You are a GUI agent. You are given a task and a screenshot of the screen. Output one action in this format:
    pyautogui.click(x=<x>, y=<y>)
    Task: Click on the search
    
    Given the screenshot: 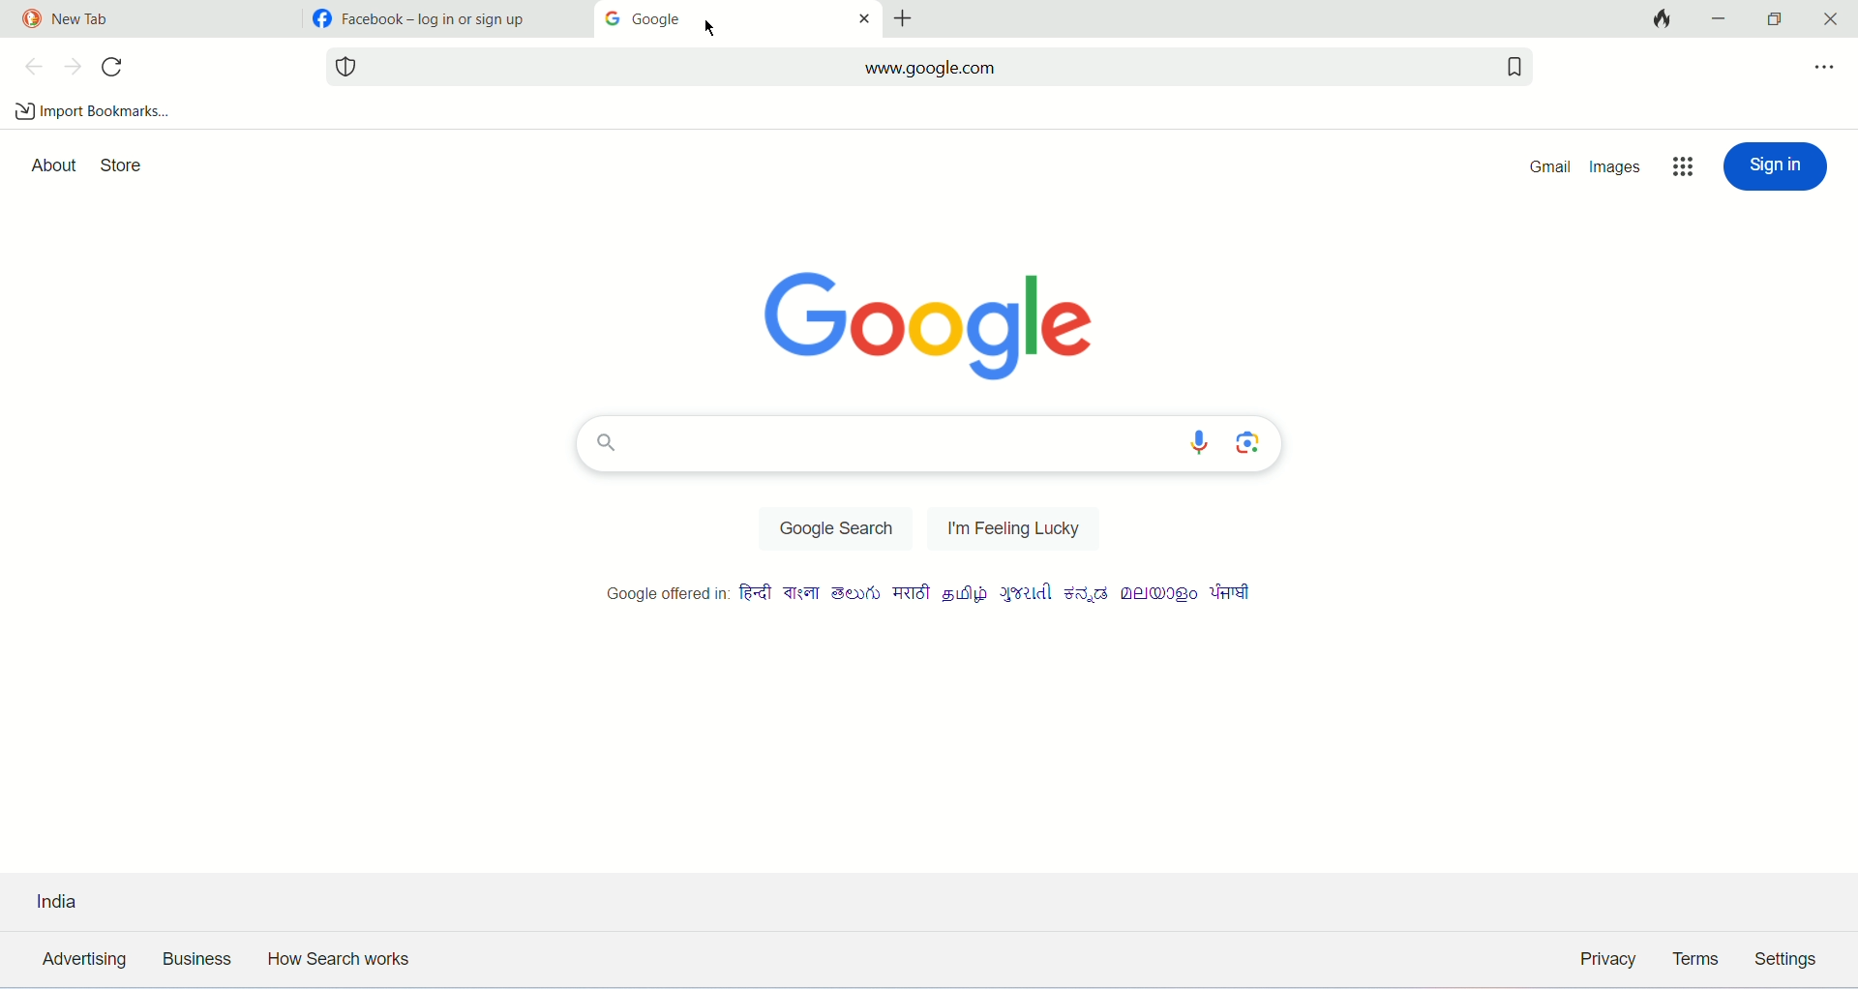 What is the action you would take?
    pyautogui.click(x=927, y=443)
    